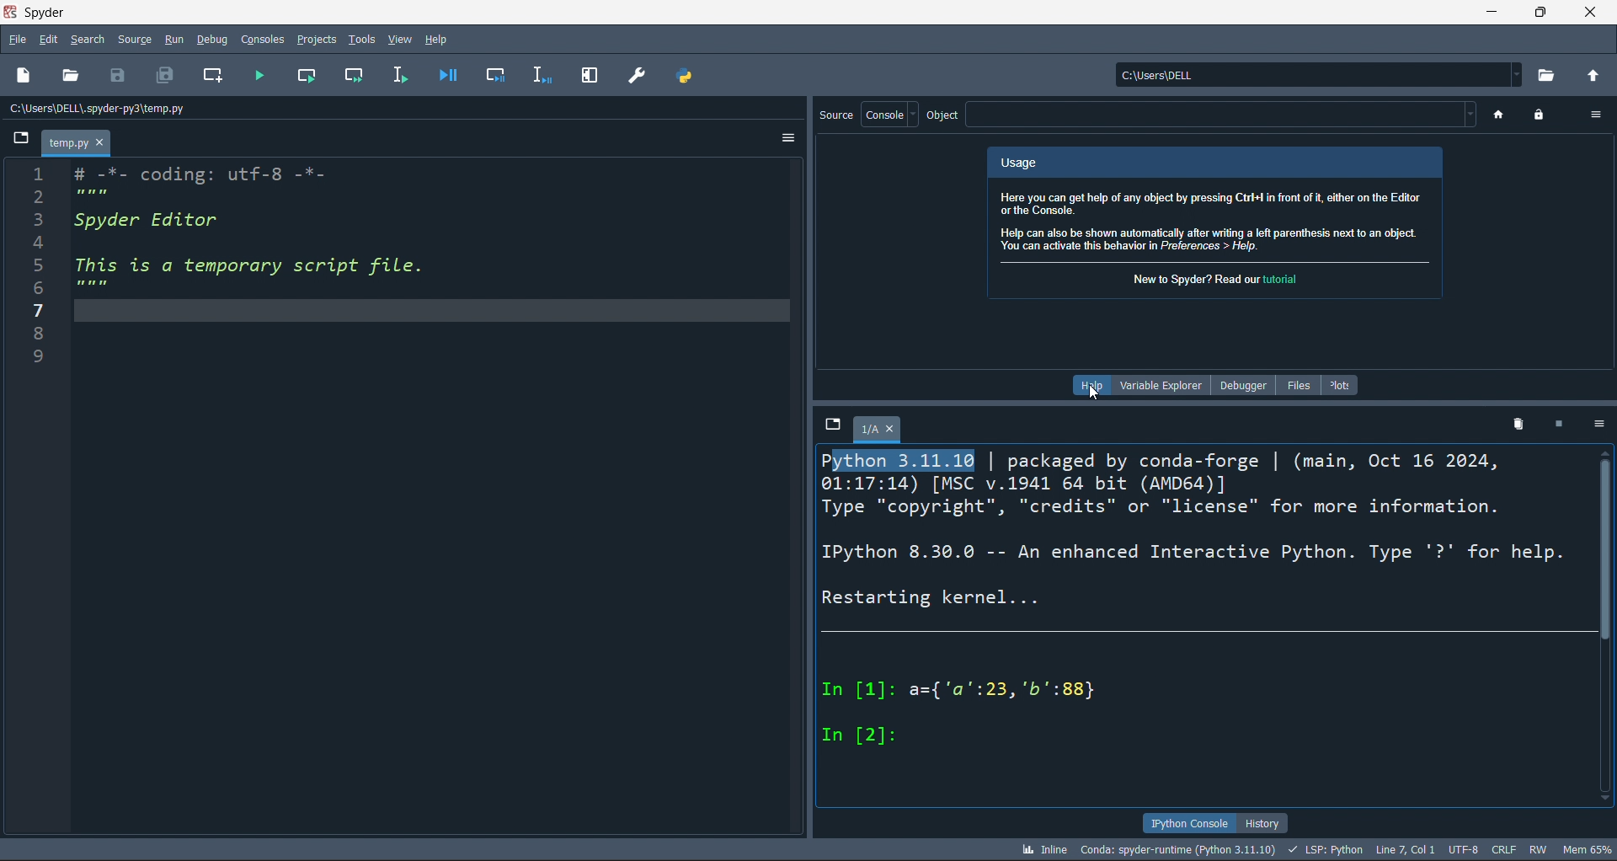 The height and width of the screenshot is (861, 1617). I want to click on source, so click(838, 114).